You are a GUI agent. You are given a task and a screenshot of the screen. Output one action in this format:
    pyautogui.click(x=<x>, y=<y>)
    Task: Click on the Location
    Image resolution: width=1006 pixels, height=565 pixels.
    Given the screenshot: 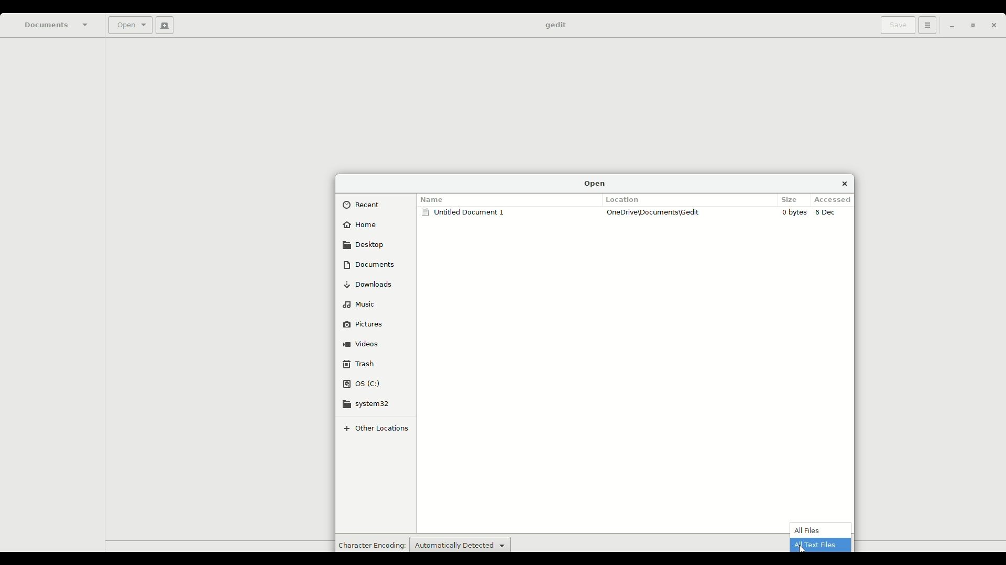 What is the action you would take?
    pyautogui.click(x=626, y=199)
    